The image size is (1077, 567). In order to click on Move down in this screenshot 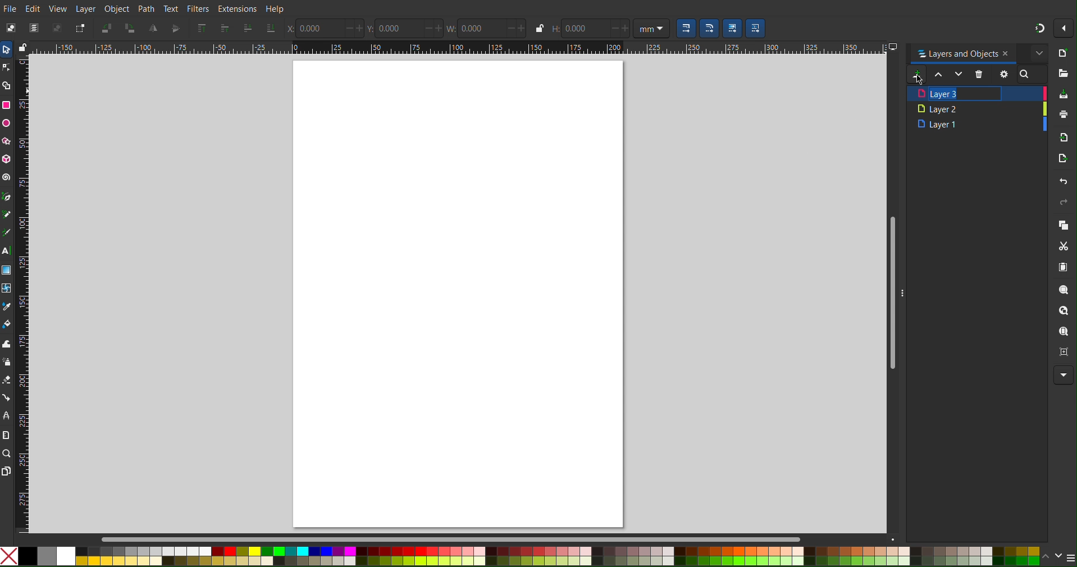, I will do `click(959, 75)`.